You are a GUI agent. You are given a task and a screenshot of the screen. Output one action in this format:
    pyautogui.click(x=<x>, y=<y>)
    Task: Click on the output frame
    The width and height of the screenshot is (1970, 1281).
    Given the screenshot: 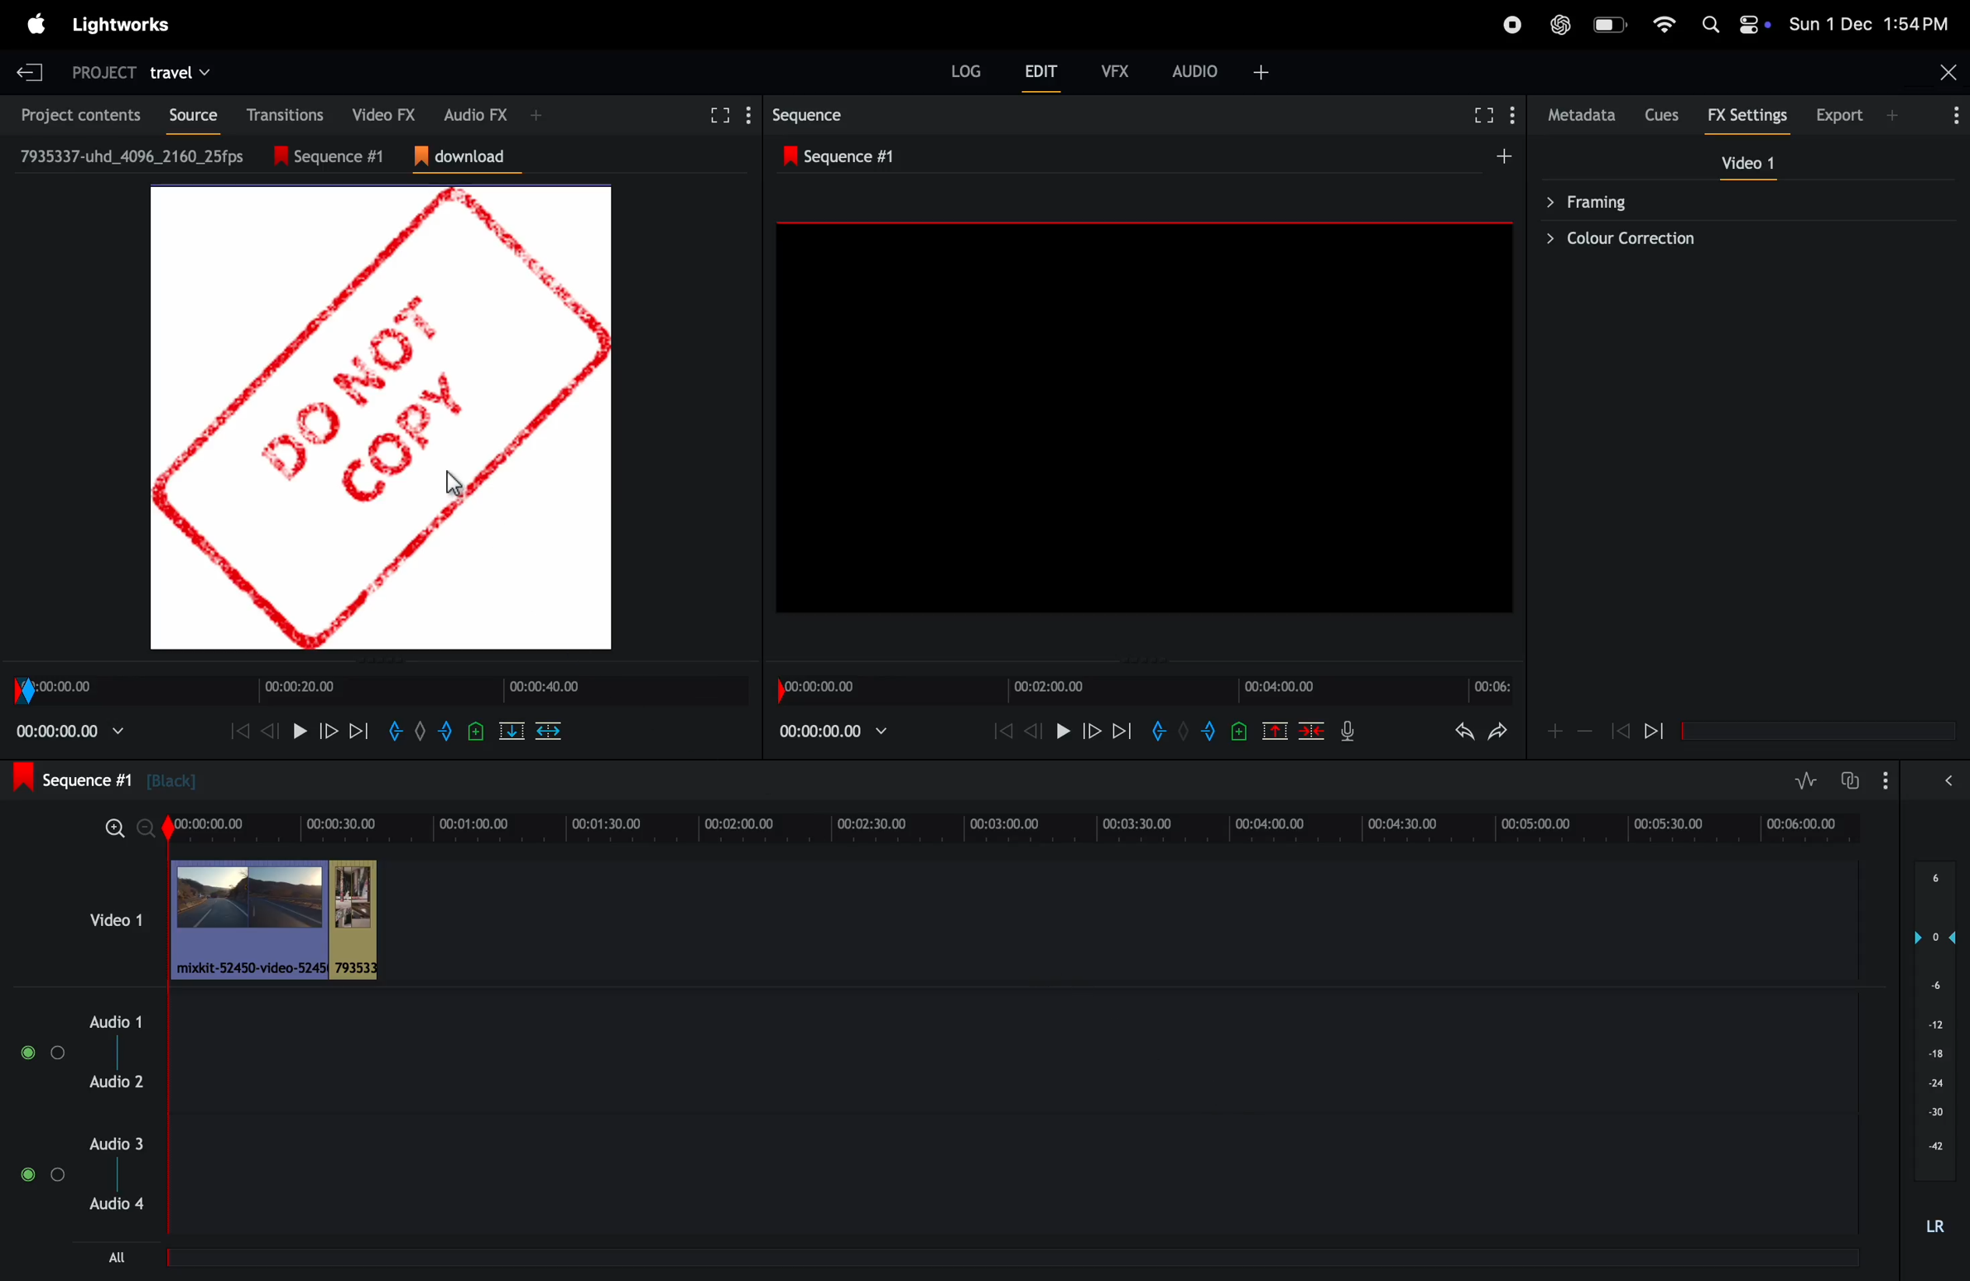 What is the action you would take?
    pyautogui.click(x=1144, y=416)
    